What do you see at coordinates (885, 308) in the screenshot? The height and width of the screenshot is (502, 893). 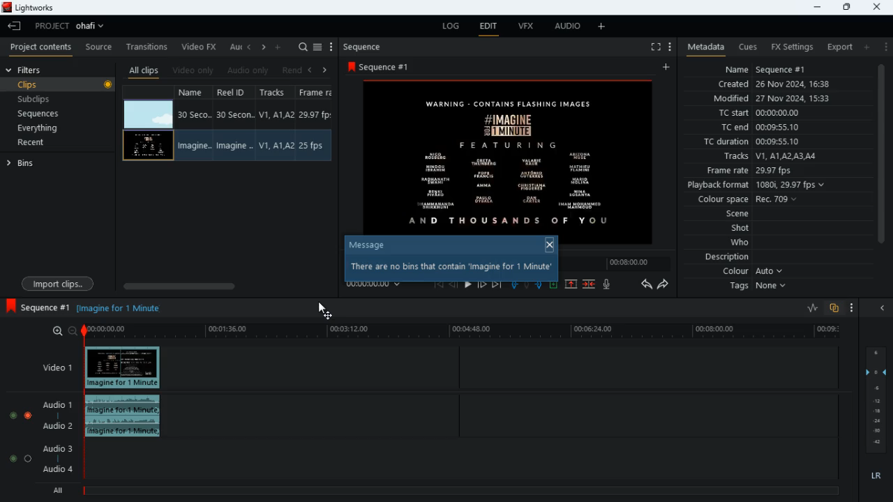 I see `close` at bounding box center [885, 308].